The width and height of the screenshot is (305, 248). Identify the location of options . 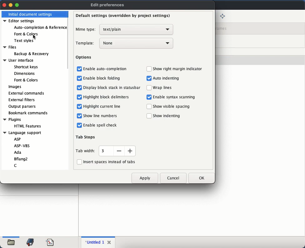
(85, 58).